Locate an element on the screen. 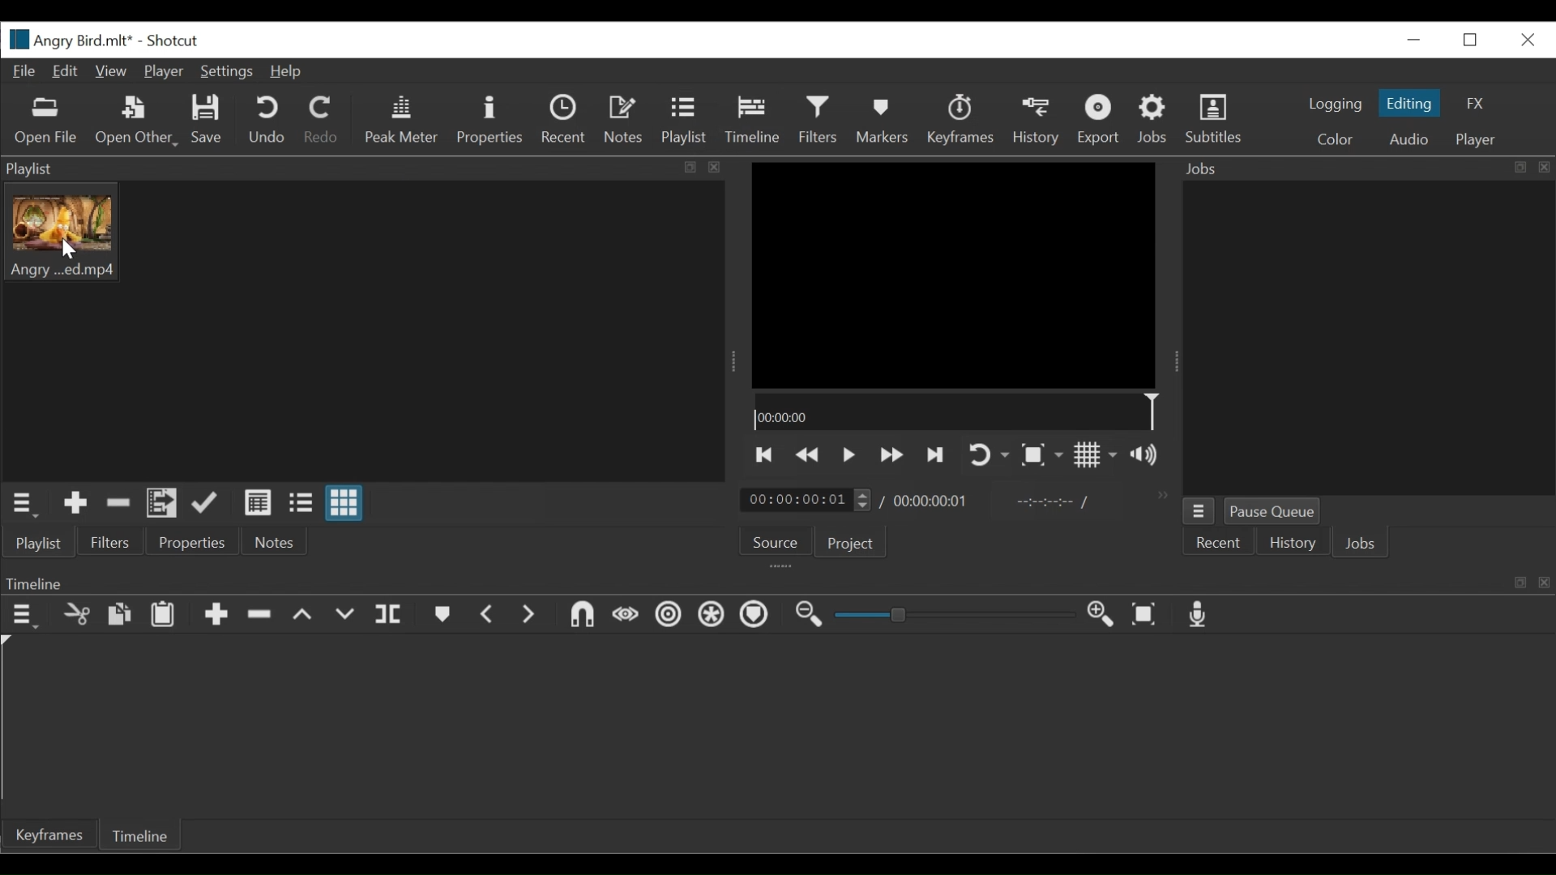 Image resolution: width=1556 pixels, height=875 pixels. View is located at coordinates (109, 70).